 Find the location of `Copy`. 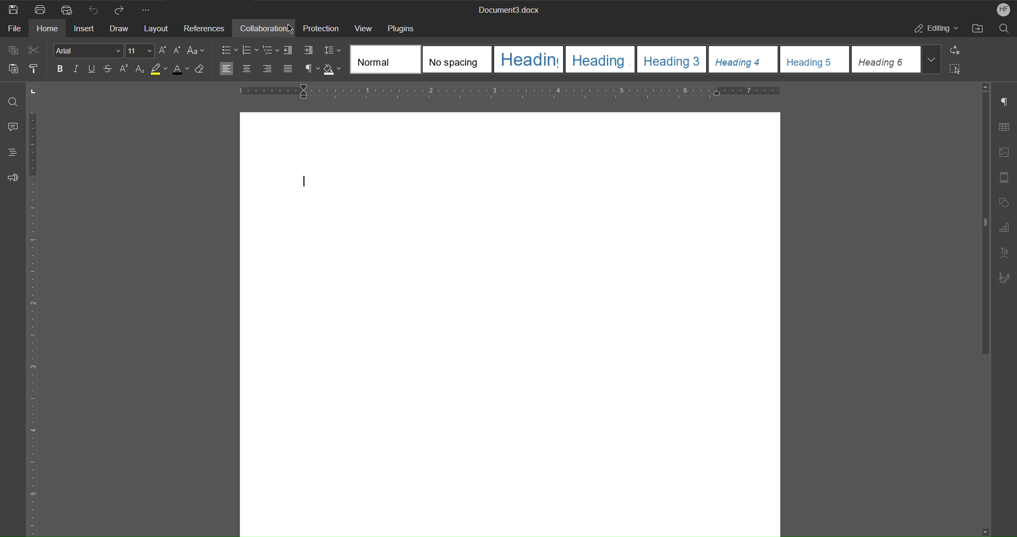

Copy is located at coordinates (14, 50).